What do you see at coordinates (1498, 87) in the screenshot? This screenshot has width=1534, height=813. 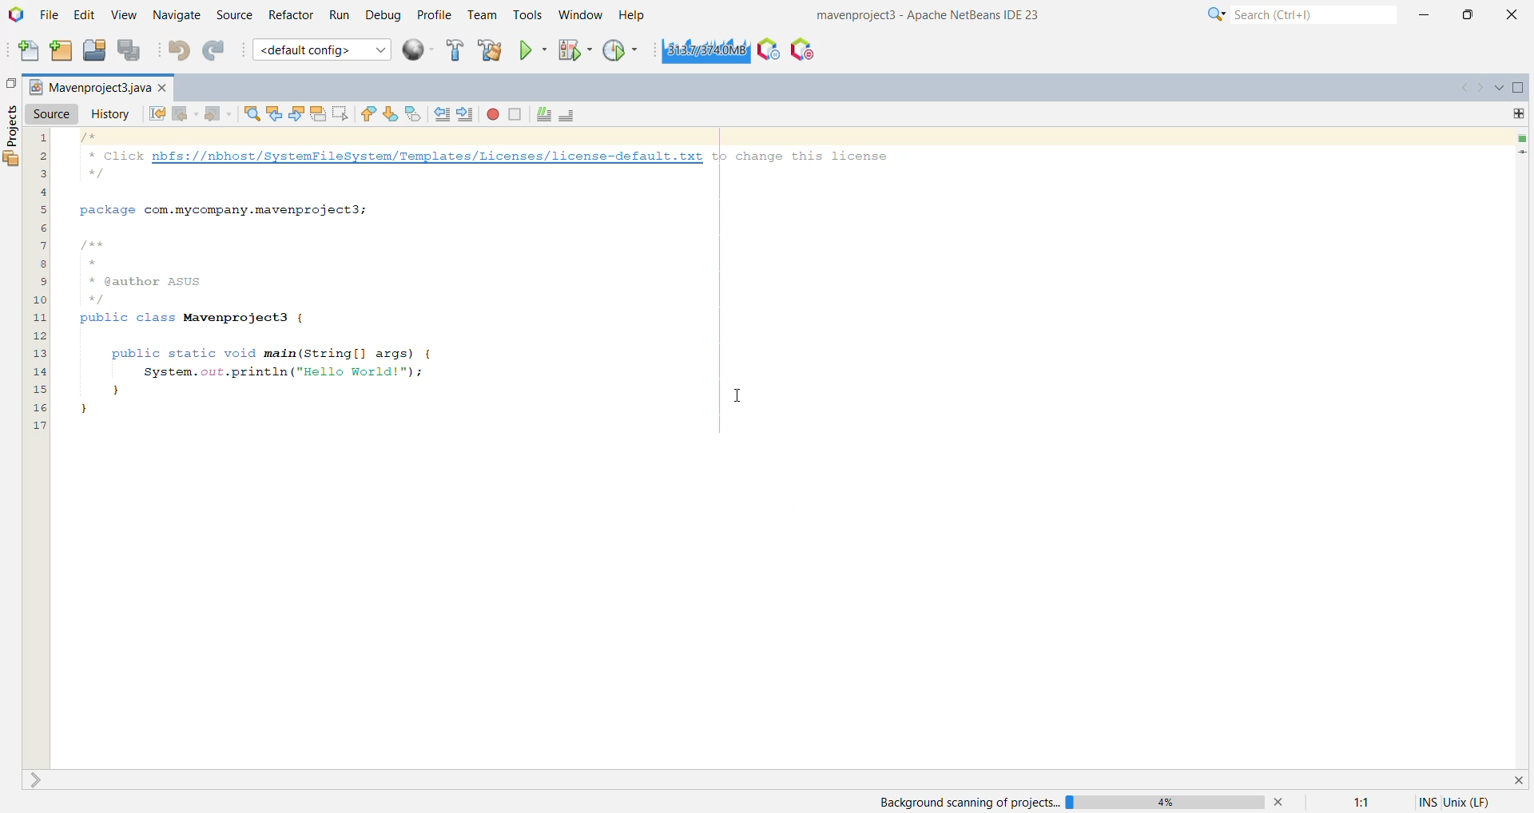 I see `Show Opened Documents List` at bounding box center [1498, 87].